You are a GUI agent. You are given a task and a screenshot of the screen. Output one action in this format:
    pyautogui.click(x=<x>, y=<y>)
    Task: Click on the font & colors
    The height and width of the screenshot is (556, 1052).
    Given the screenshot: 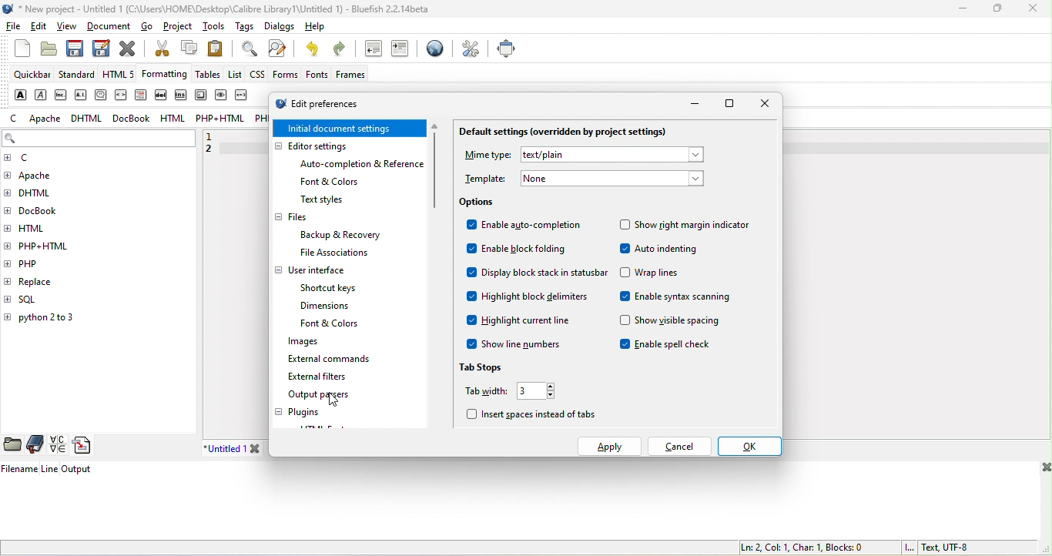 What is the action you would take?
    pyautogui.click(x=333, y=183)
    